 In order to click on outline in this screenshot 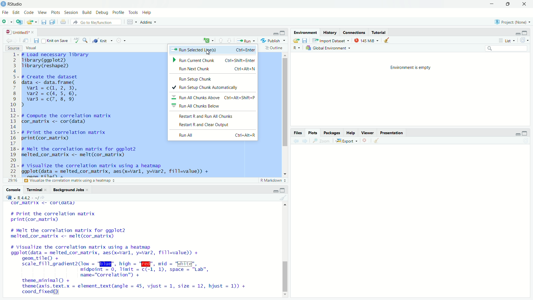, I will do `click(275, 48)`.